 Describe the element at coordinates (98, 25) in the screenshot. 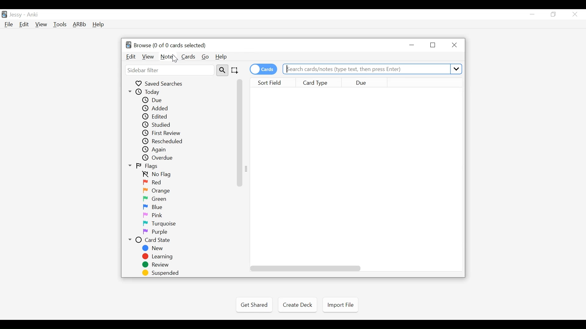

I see `Help` at that location.